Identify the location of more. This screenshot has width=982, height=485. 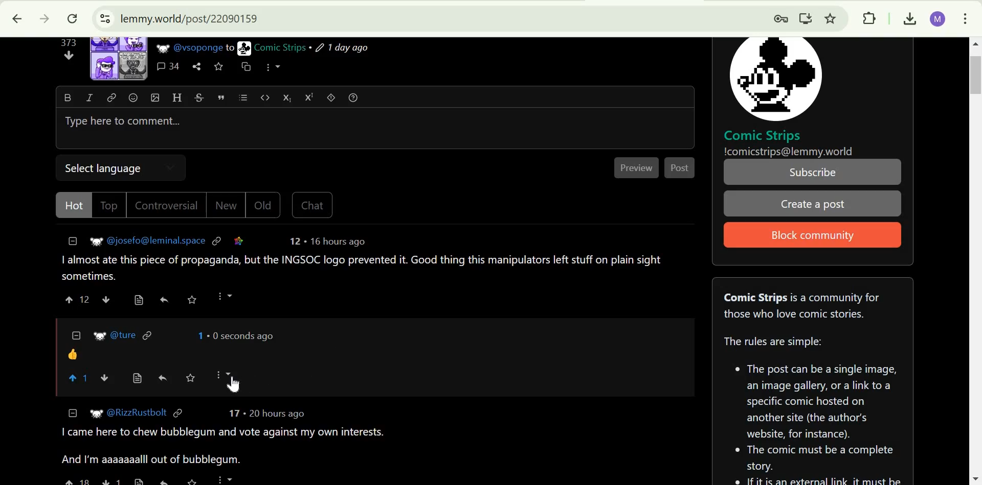
(226, 479).